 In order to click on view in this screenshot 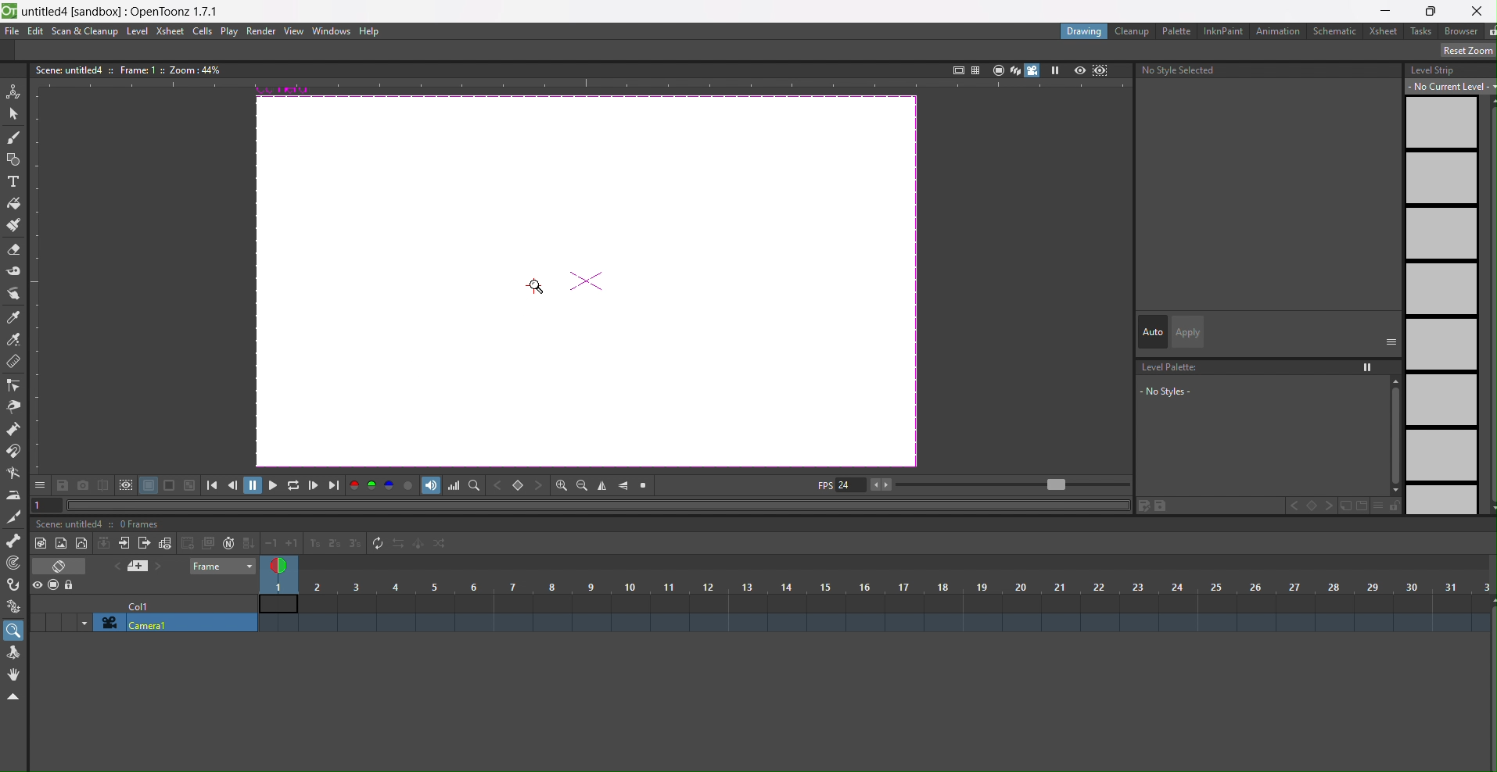, I will do `click(293, 31)`.